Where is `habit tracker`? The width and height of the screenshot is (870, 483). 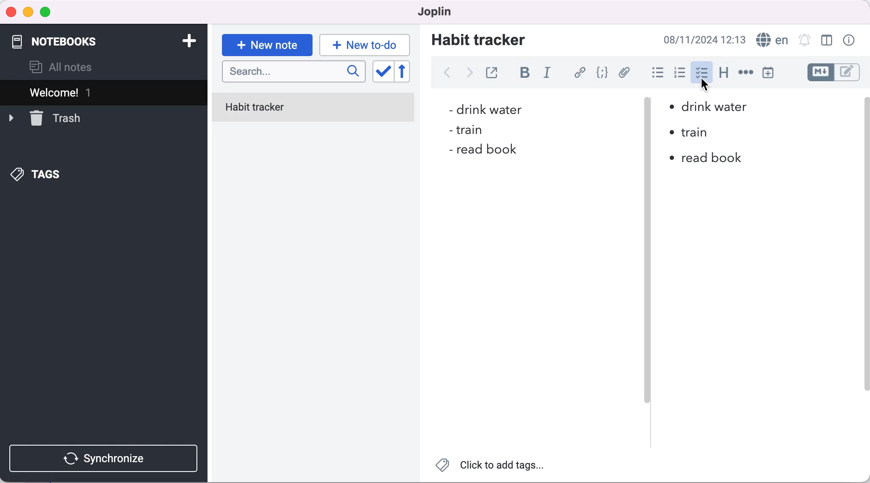 habit tracker is located at coordinates (313, 108).